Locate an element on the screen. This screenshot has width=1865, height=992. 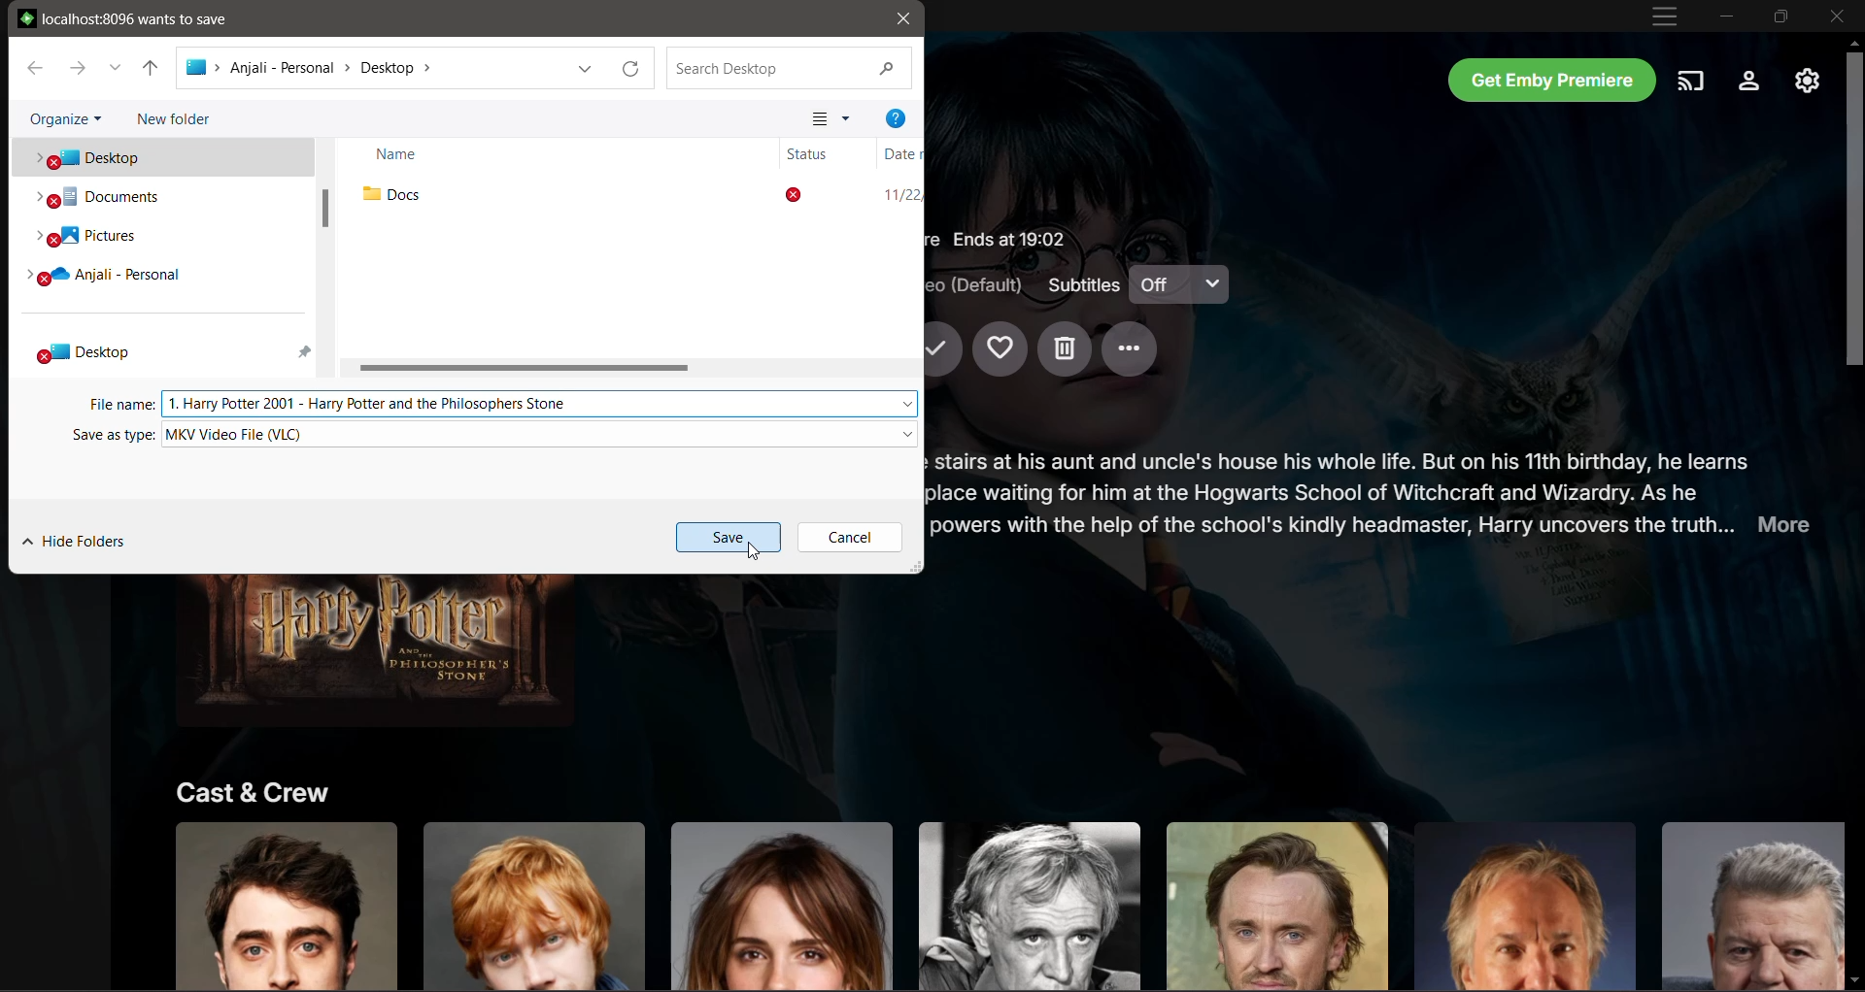
Cancel is located at coordinates (850, 537).